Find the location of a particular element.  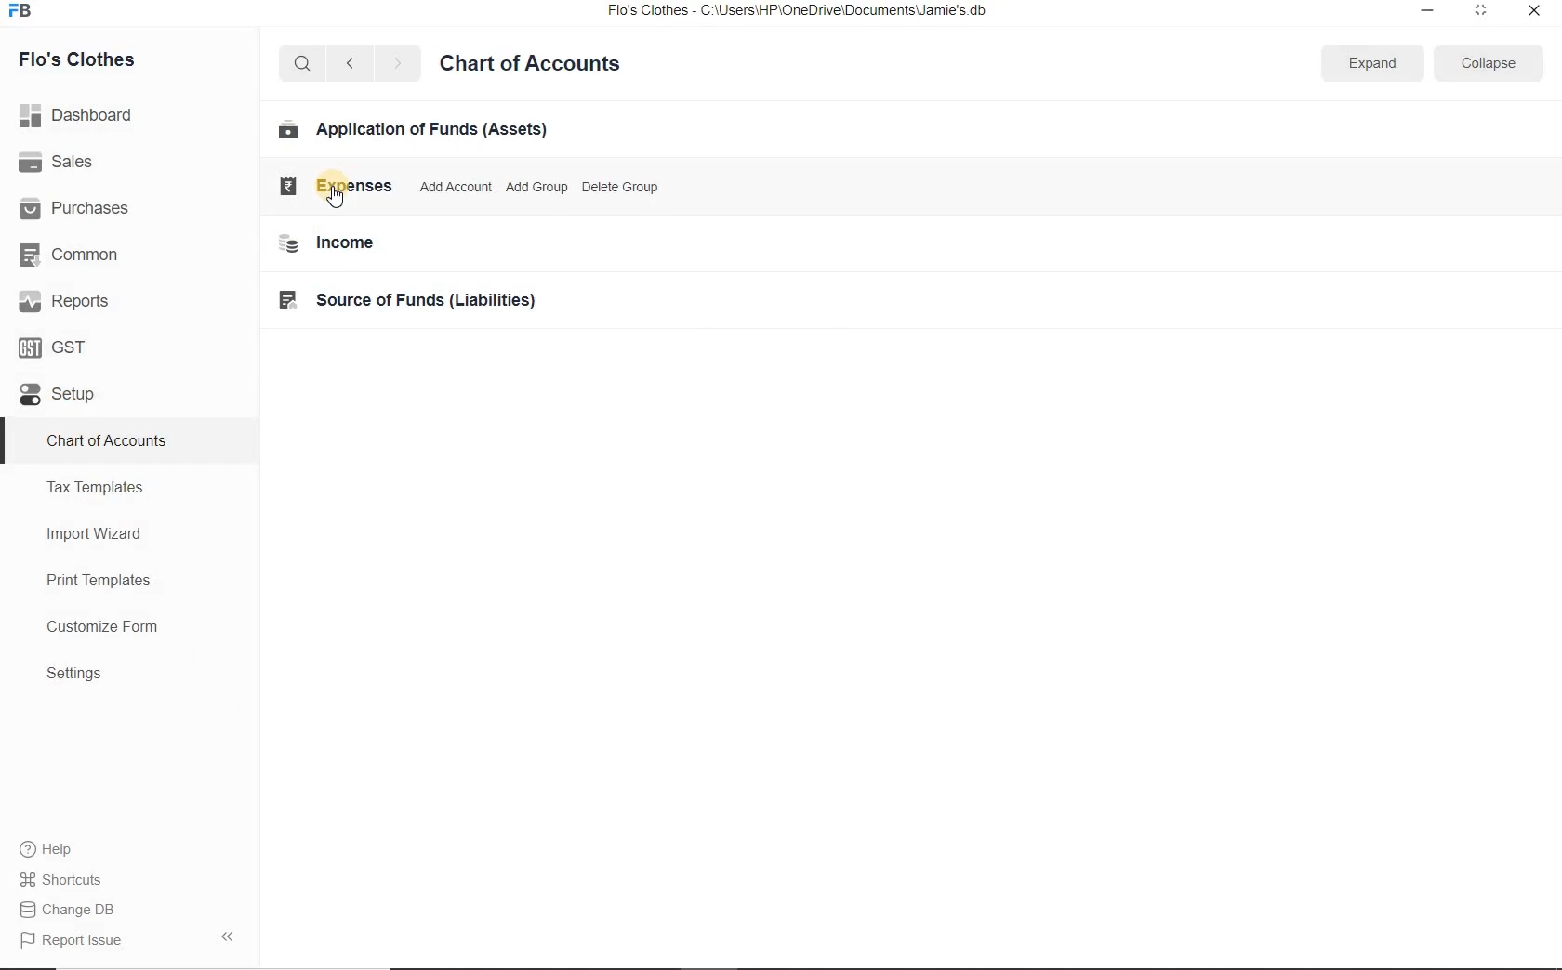

Collapse is located at coordinates (1489, 62).